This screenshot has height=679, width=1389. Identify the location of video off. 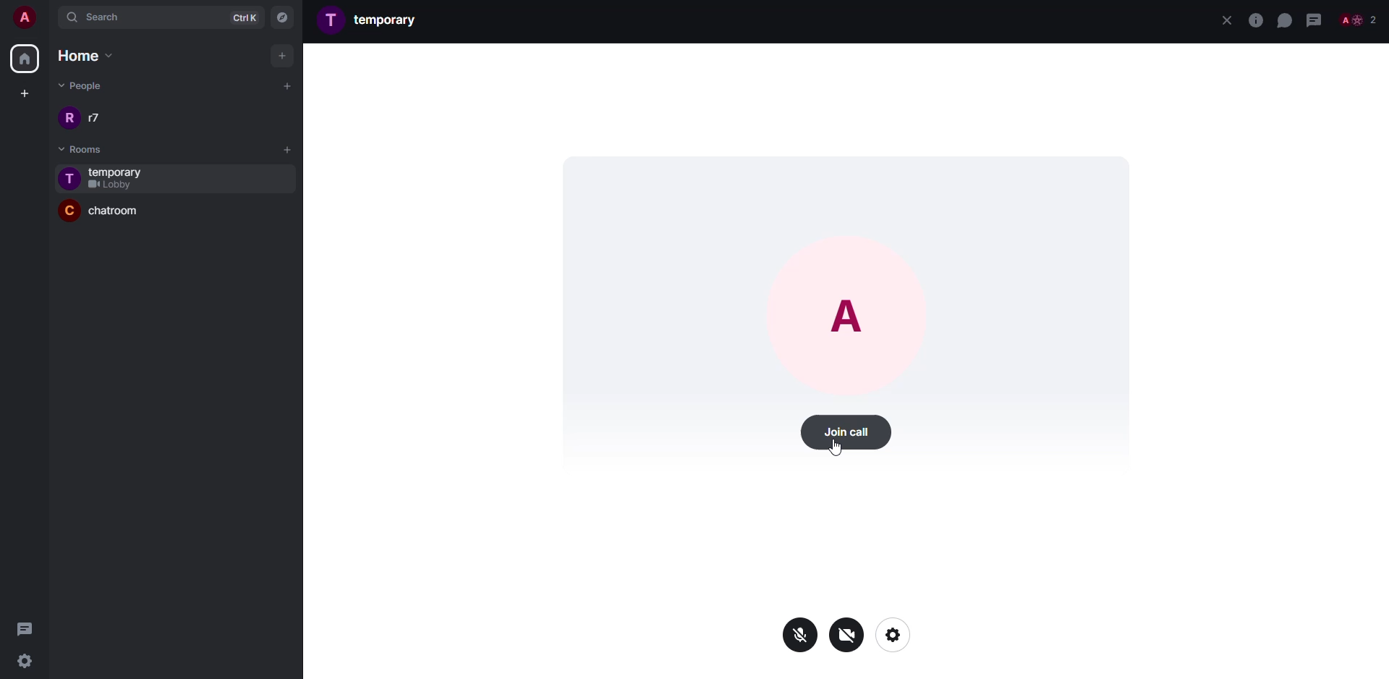
(847, 635).